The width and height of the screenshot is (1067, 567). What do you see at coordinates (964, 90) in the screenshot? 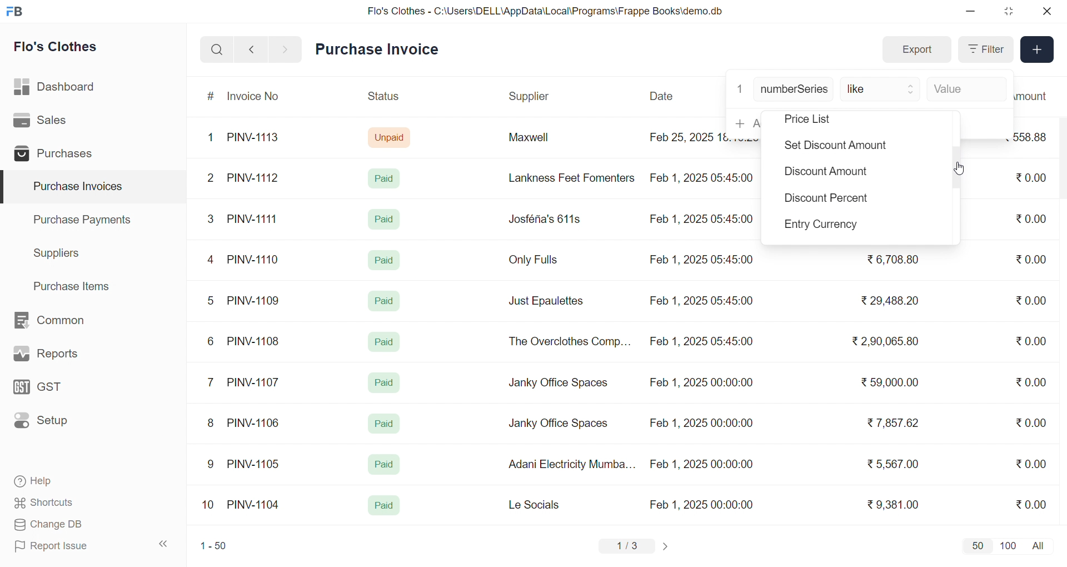
I see `Value` at bounding box center [964, 90].